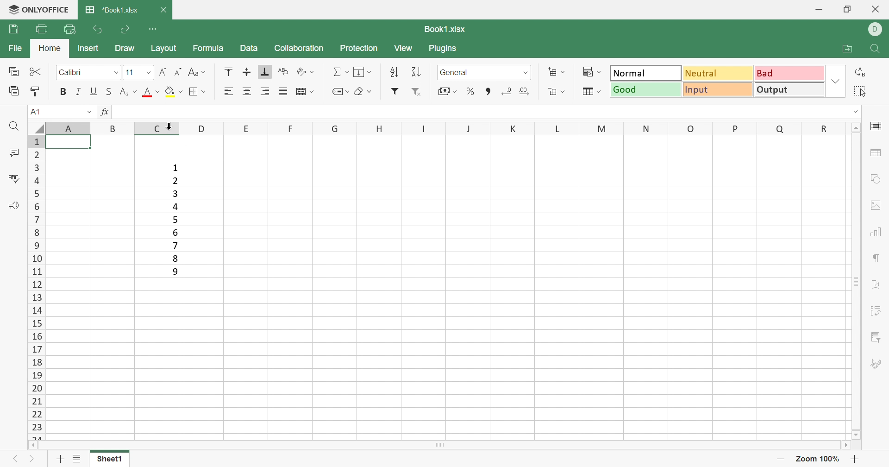  What do you see at coordinates (69, 125) in the screenshot?
I see `A` at bounding box center [69, 125].